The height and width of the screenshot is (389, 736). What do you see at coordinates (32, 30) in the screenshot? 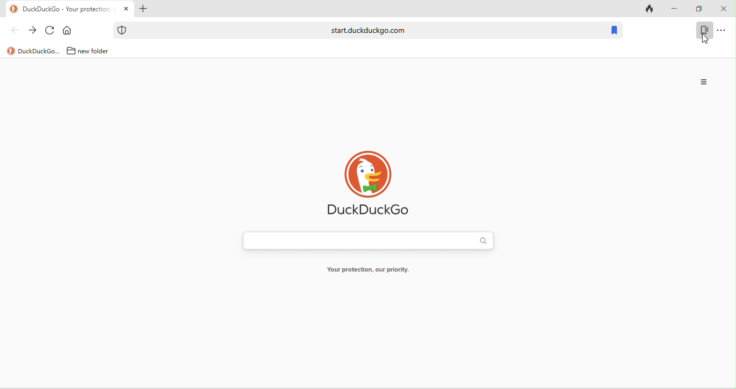
I see `forward` at bounding box center [32, 30].